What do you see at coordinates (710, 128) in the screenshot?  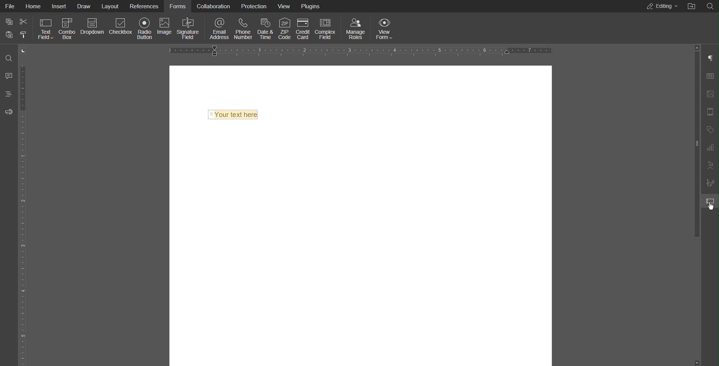 I see `Shape Settings` at bounding box center [710, 128].